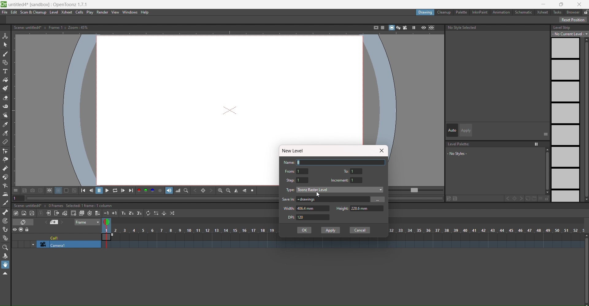 This screenshot has width=589, height=306. I want to click on soundtrack, so click(169, 190).